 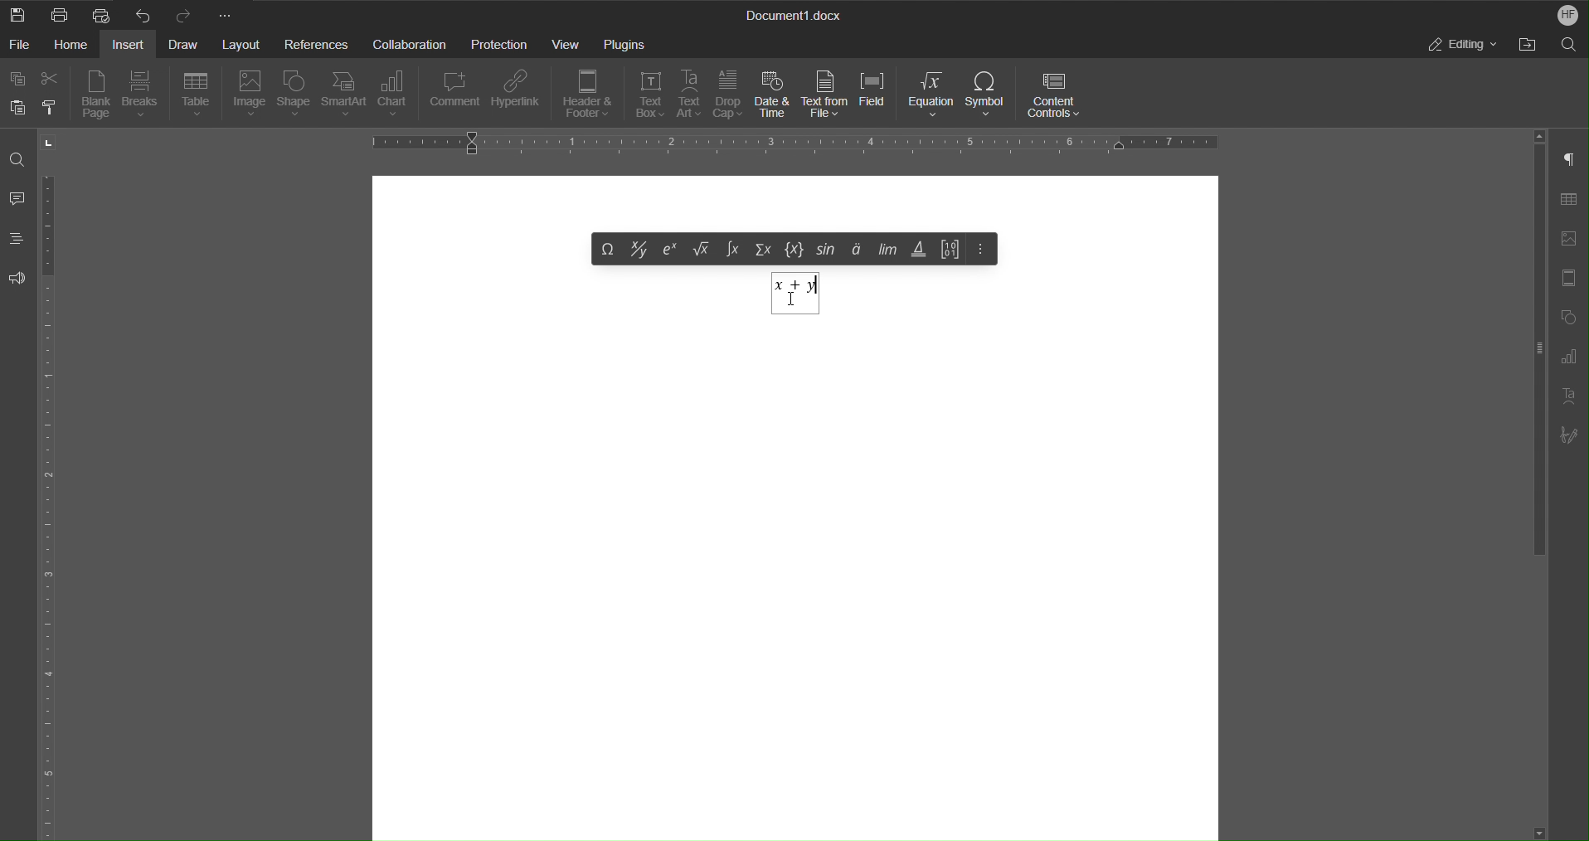 What do you see at coordinates (731, 249) in the screenshot?
I see `Integral` at bounding box center [731, 249].